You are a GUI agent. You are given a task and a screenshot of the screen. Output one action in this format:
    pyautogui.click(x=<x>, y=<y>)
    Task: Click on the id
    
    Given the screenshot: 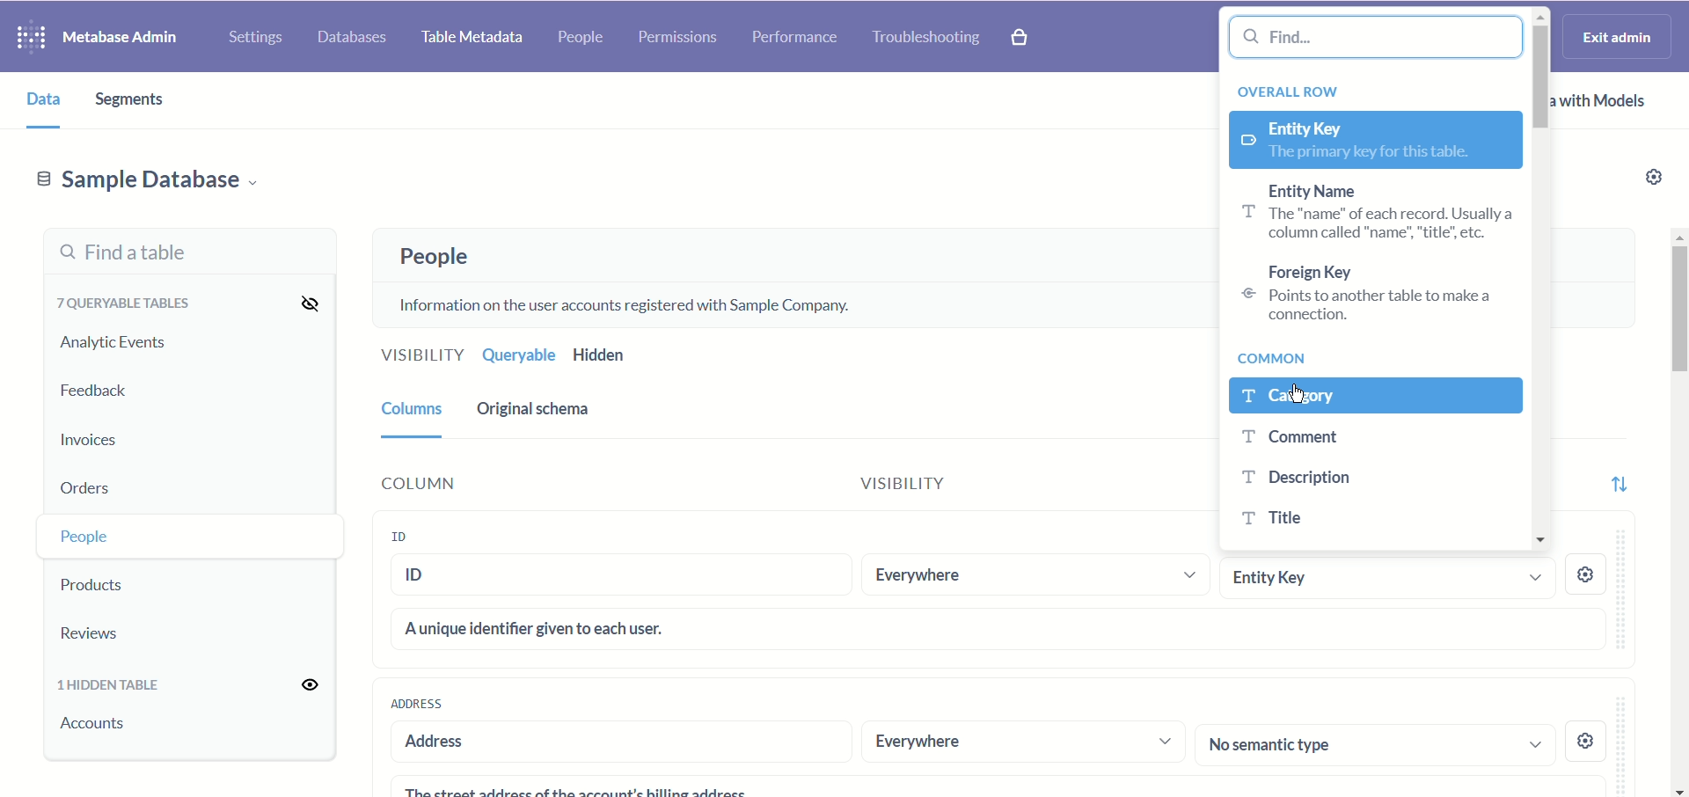 What is the action you would take?
    pyautogui.click(x=416, y=535)
    